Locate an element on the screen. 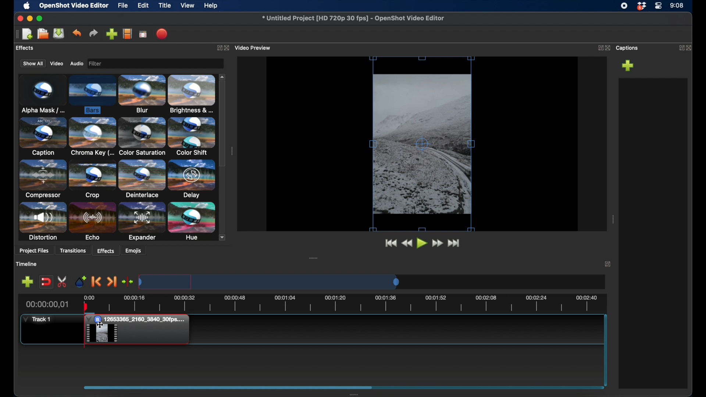  drag handle is located at coordinates (232, 151).